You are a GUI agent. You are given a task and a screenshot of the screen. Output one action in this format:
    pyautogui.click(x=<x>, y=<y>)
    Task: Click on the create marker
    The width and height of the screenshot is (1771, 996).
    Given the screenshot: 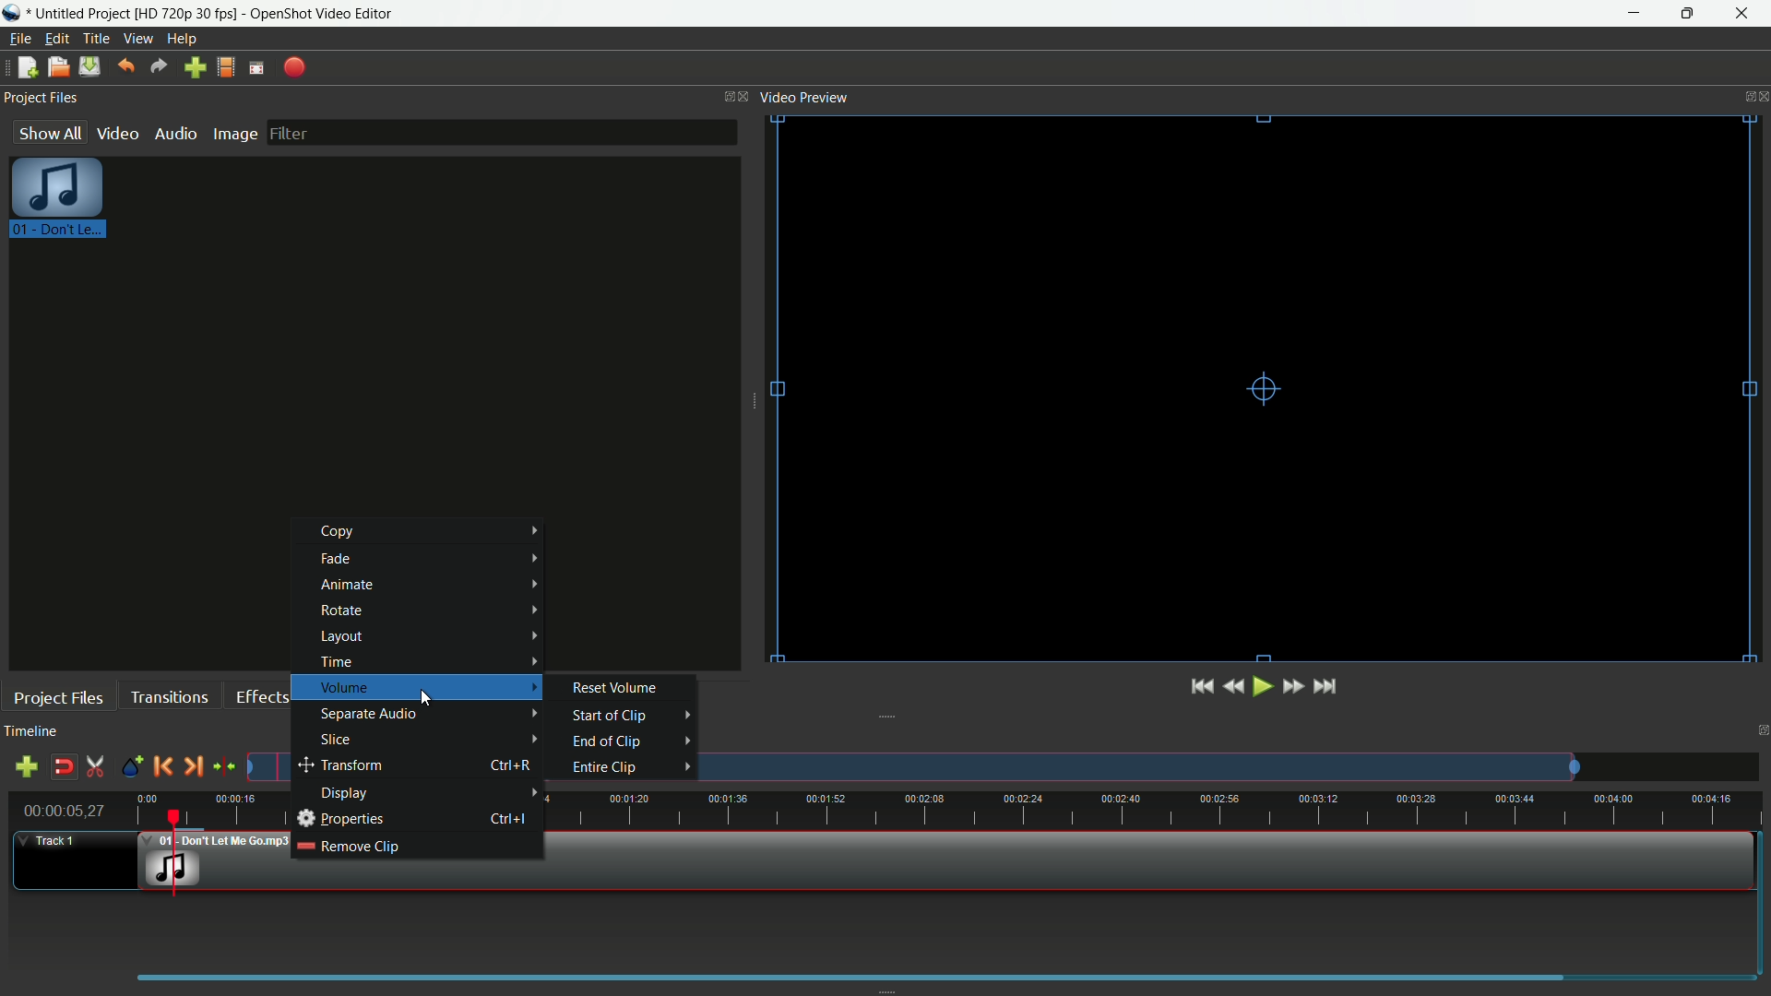 What is the action you would take?
    pyautogui.click(x=129, y=767)
    